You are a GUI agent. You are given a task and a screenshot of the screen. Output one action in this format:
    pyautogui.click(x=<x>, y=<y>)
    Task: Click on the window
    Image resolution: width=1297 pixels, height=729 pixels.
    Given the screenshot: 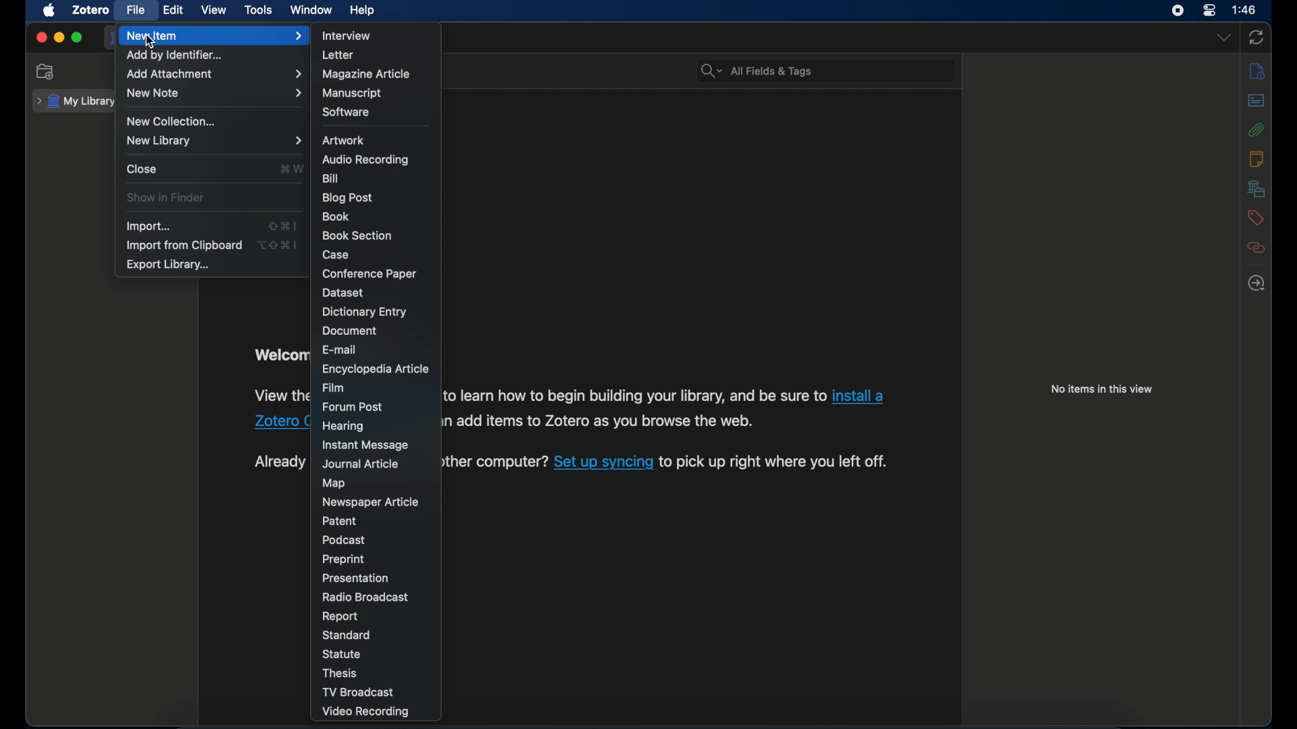 What is the action you would take?
    pyautogui.click(x=311, y=9)
    